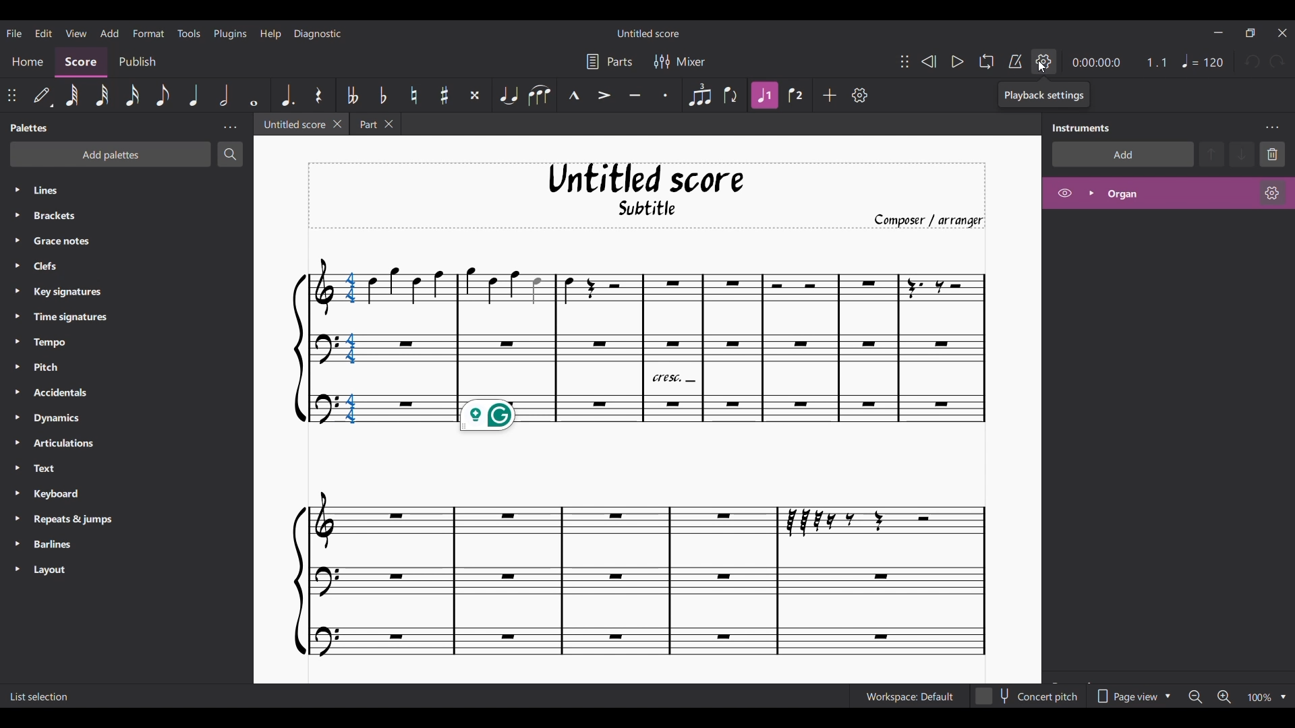 This screenshot has width=1295, height=728. What do you see at coordinates (830, 95) in the screenshot?
I see `Add` at bounding box center [830, 95].